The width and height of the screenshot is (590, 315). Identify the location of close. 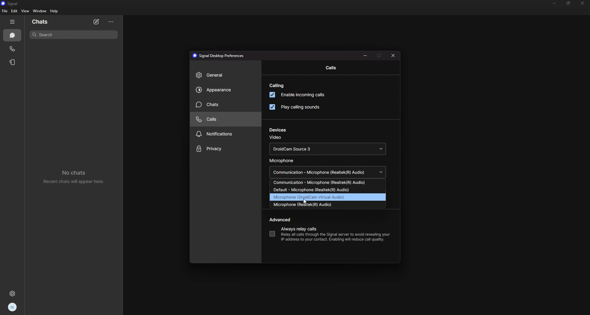
(393, 55).